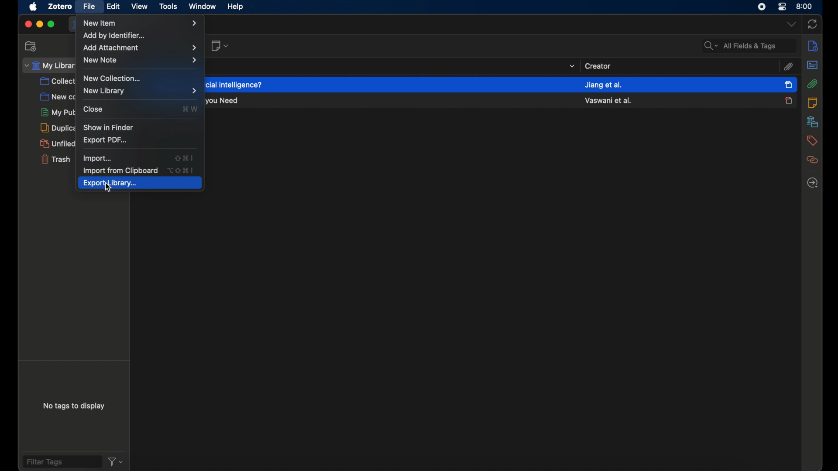  What do you see at coordinates (59, 7) in the screenshot?
I see `zotero` at bounding box center [59, 7].